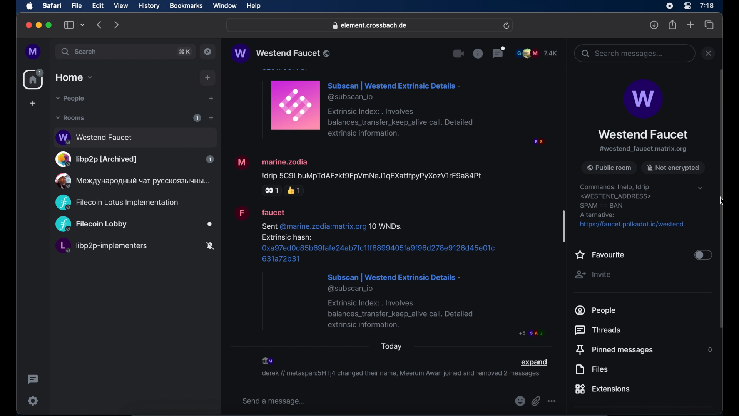  I want to click on home, so click(34, 79).